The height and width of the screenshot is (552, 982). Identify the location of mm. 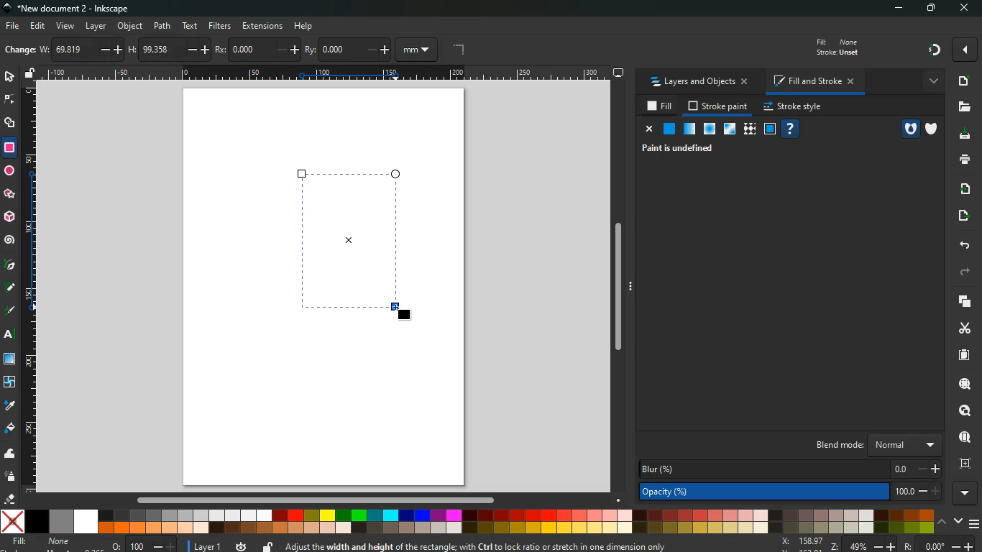
(416, 50).